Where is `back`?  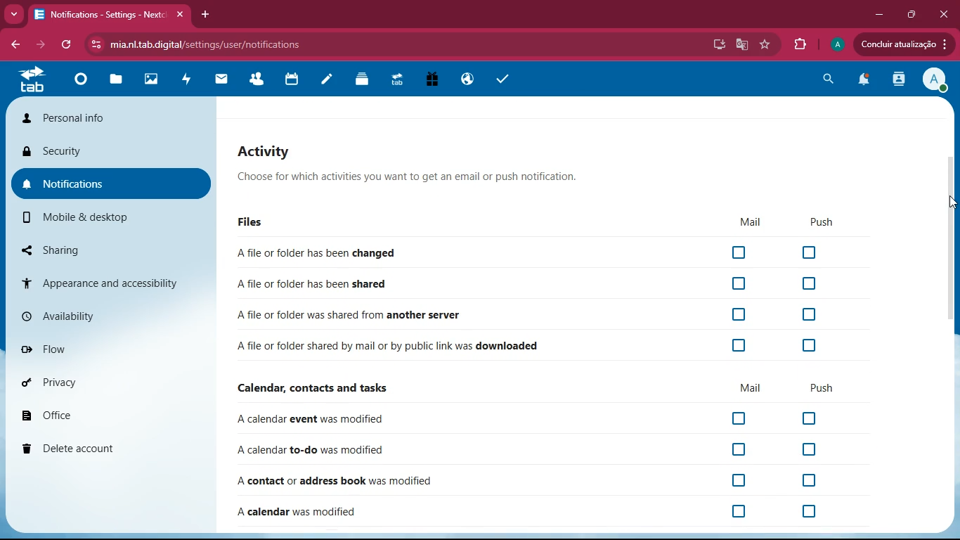
back is located at coordinates (13, 45).